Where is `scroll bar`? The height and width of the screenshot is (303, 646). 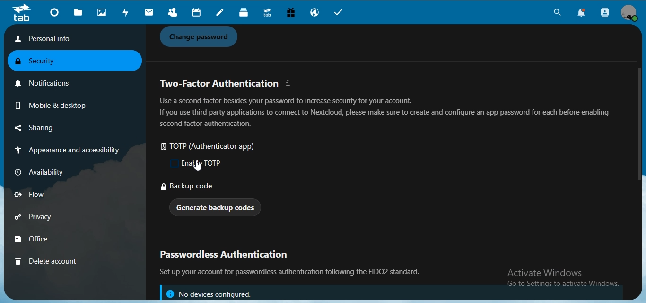 scroll bar is located at coordinates (637, 123).